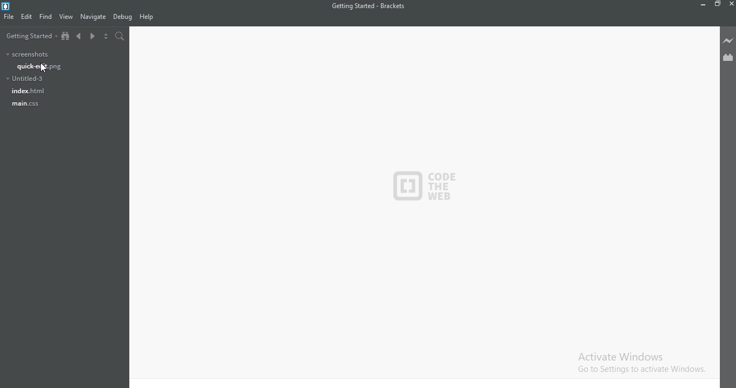 The width and height of the screenshot is (736, 388). I want to click on livepreview, so click(728, 40).